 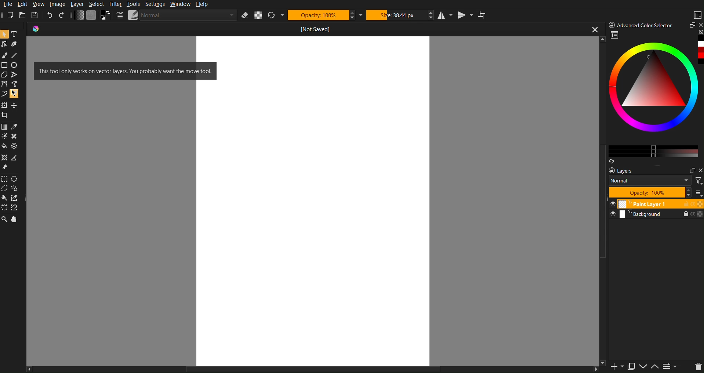 What do you see at coordinates (16, 55) in the screenshot?
I see `Line` at bounding box center [16, 55].